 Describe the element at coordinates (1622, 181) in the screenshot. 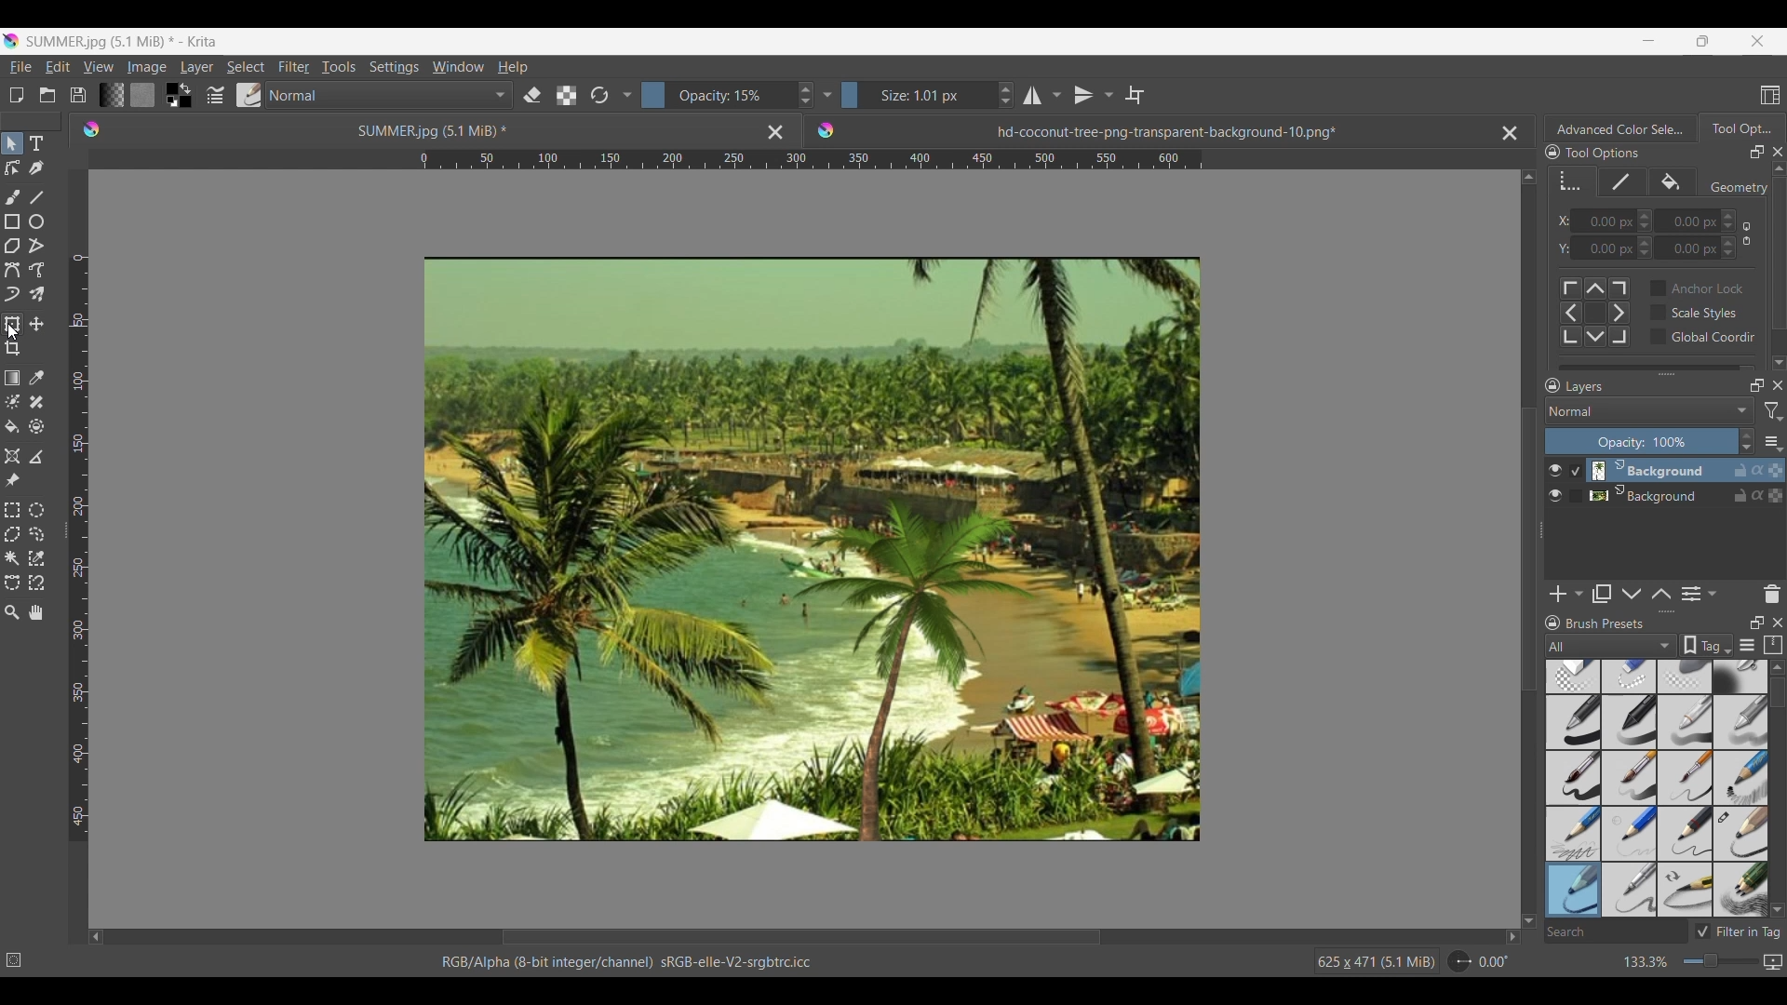

I see `Stroke` at that location.